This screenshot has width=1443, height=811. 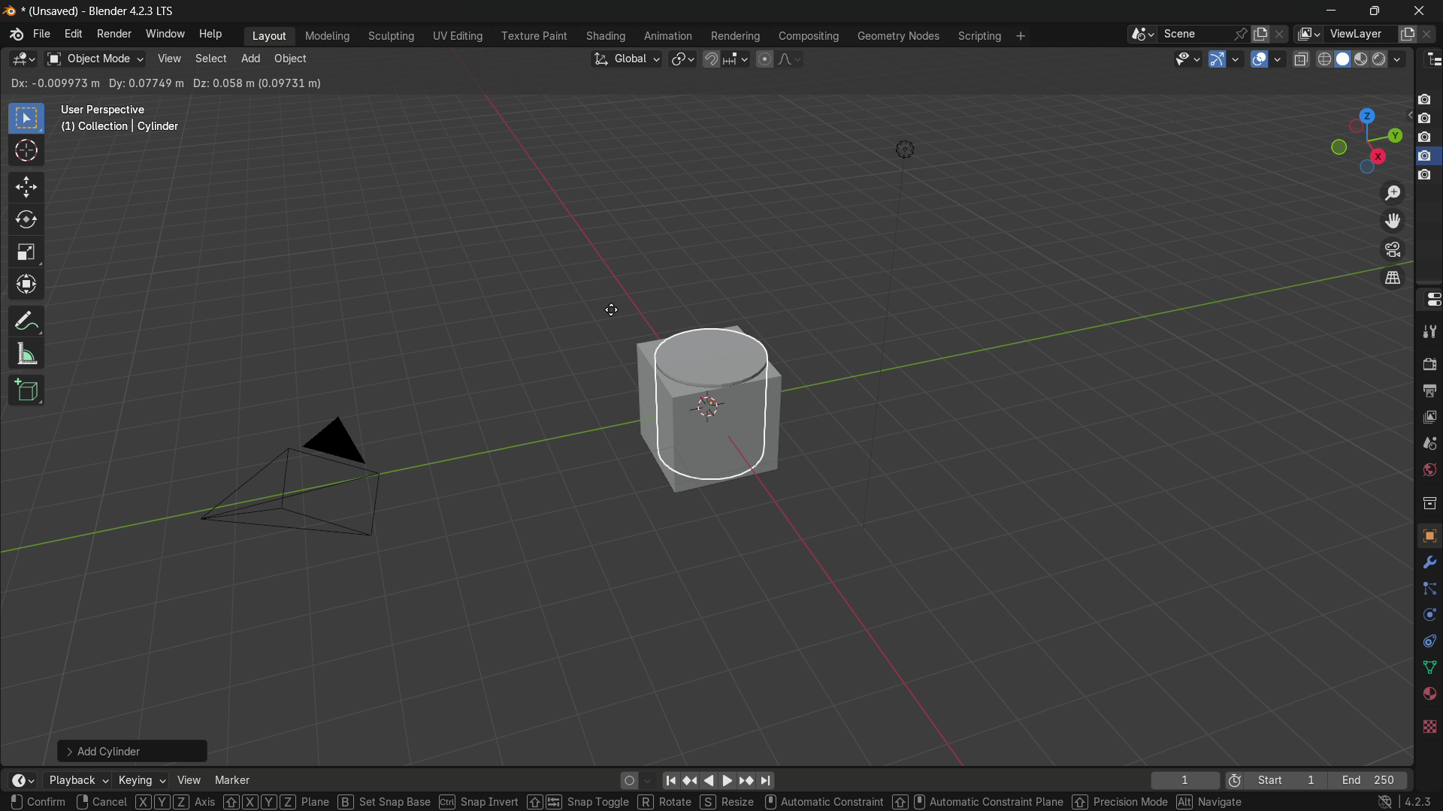 What do you see at coordinates (124, 124) in the screenshot?
I see `user perspective (1) | collection` at bounding box center [124, 124].